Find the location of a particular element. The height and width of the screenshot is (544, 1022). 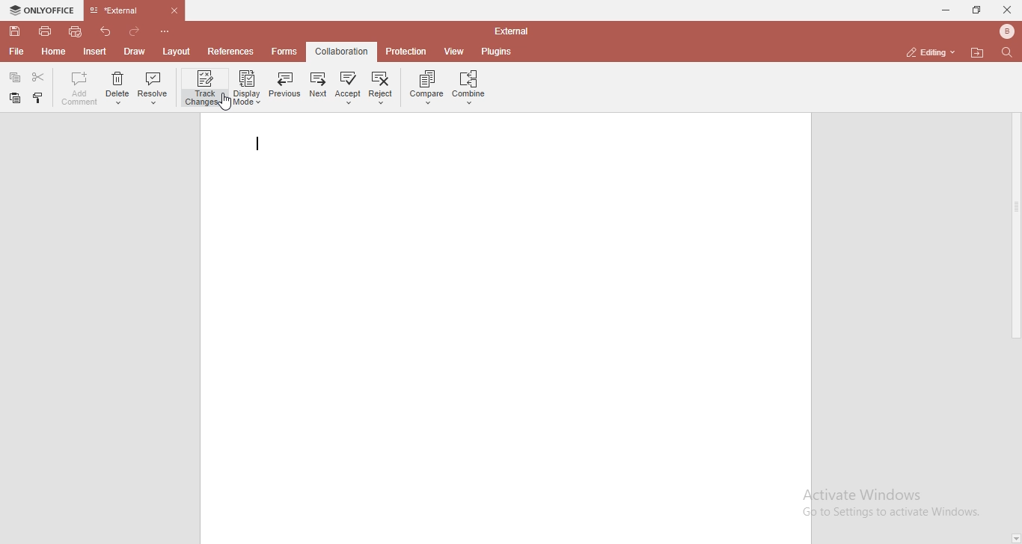

redo is located at coordinates (135, 31).